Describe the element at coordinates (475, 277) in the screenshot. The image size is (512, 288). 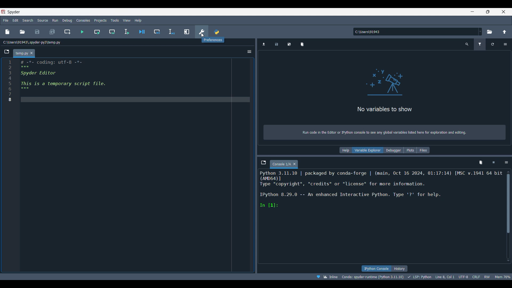
I see `crlf` at that location.